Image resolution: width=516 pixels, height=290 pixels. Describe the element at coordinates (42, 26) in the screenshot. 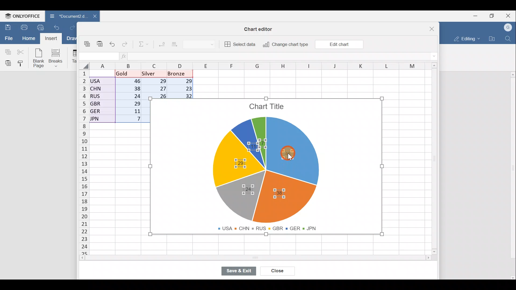

I see `Quick print` at that location.